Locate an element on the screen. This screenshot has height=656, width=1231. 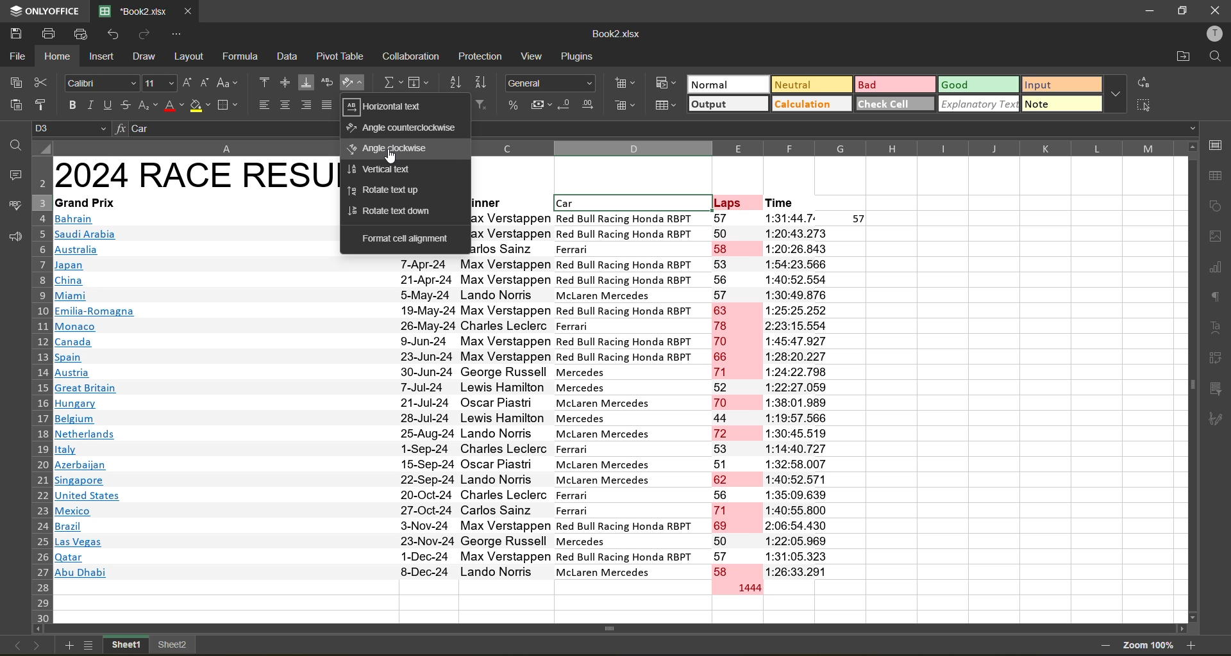
align right is located at coordinates (306, 105).